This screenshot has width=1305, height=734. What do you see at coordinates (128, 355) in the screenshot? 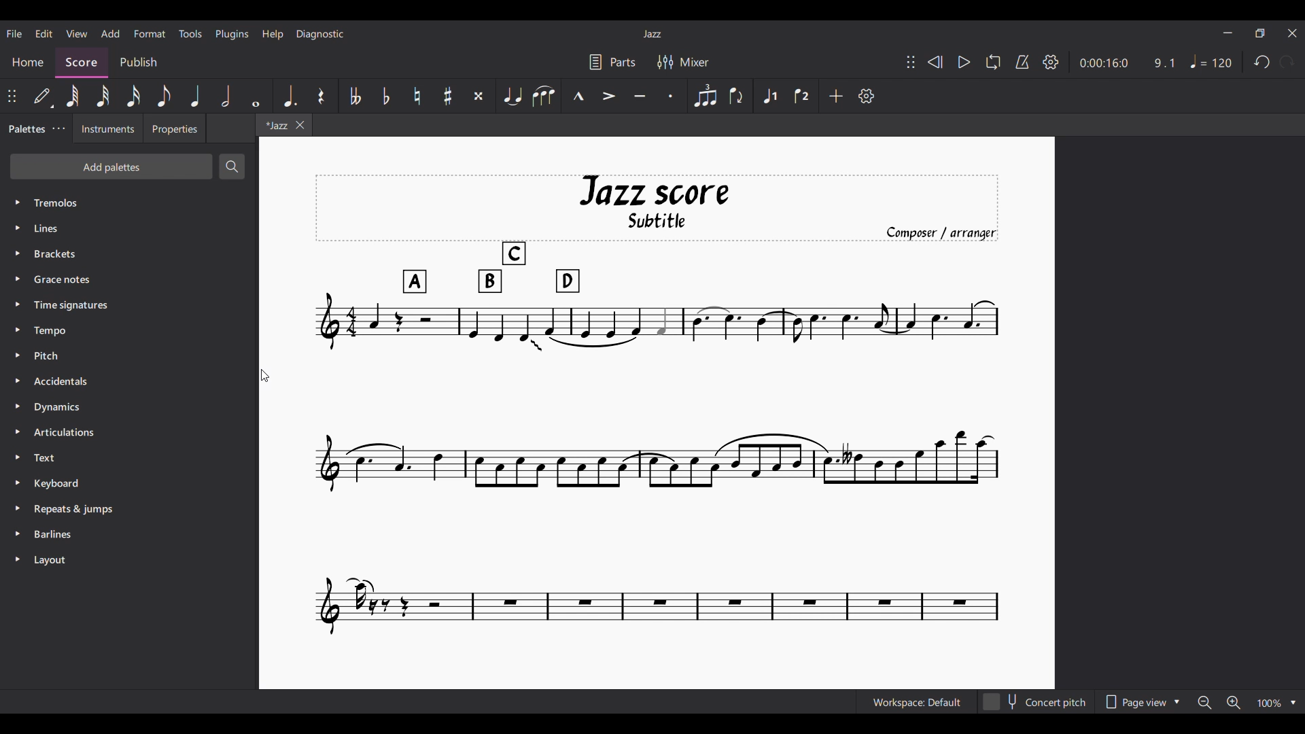
I see `Pitch` at bounding box center [128, 355].